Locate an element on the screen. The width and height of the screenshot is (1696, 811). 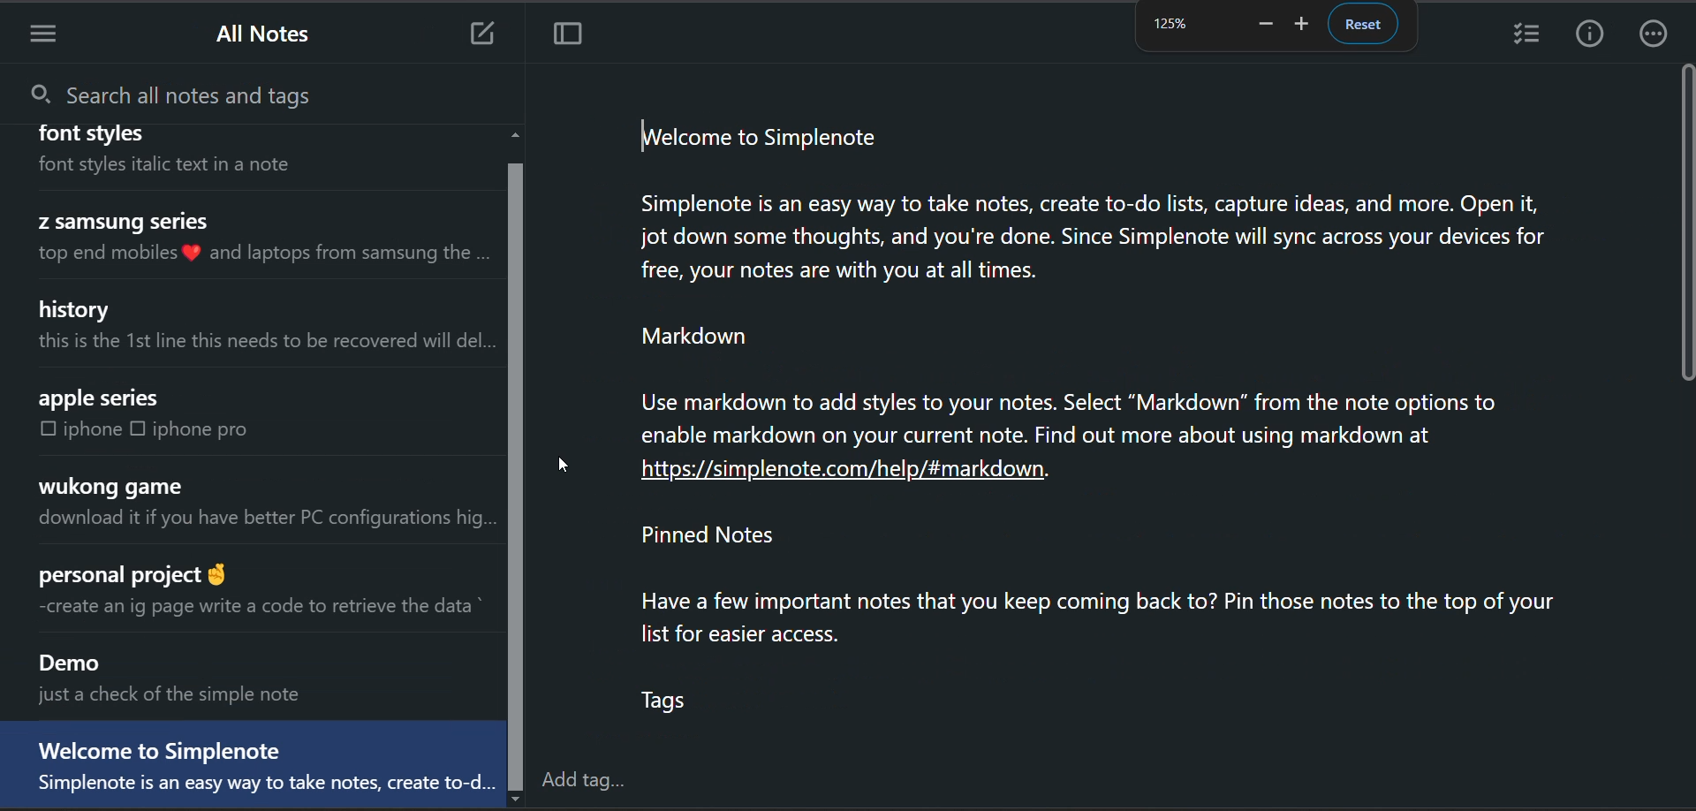
download it if you have better PC configurations hig is located at coordinates (259, 522).